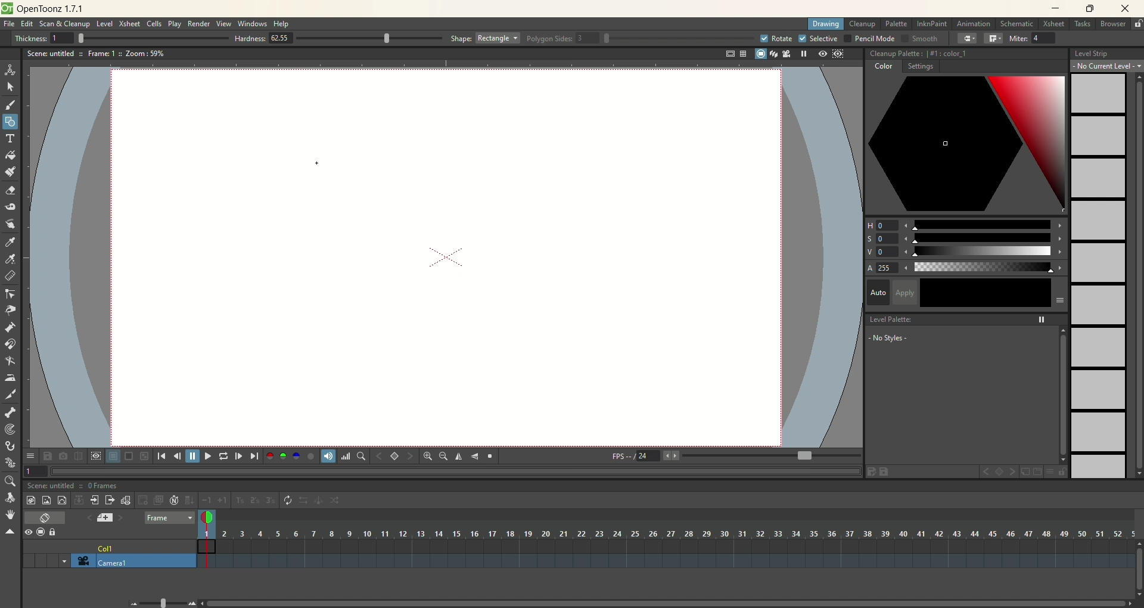 The image size is (1144, 608). What do you see at coordinates (10, 362) in the screenshot?
I see `bender` at bounding box center [10, 362].